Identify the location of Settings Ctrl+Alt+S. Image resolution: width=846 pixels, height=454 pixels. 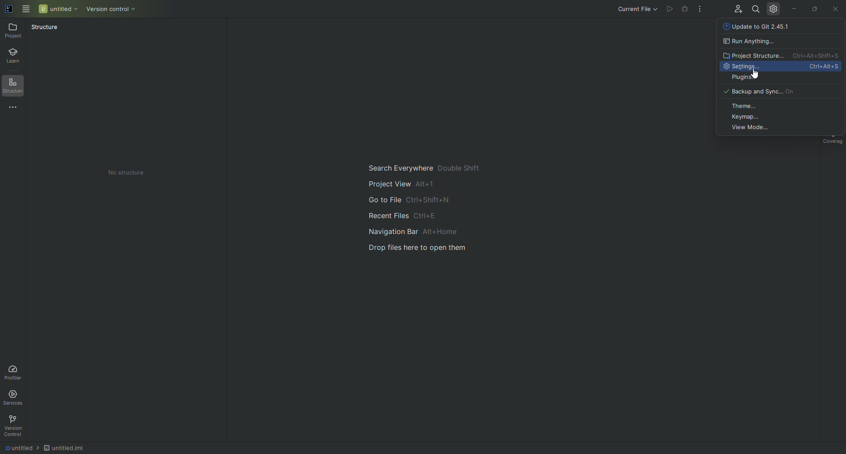
(777, 67).